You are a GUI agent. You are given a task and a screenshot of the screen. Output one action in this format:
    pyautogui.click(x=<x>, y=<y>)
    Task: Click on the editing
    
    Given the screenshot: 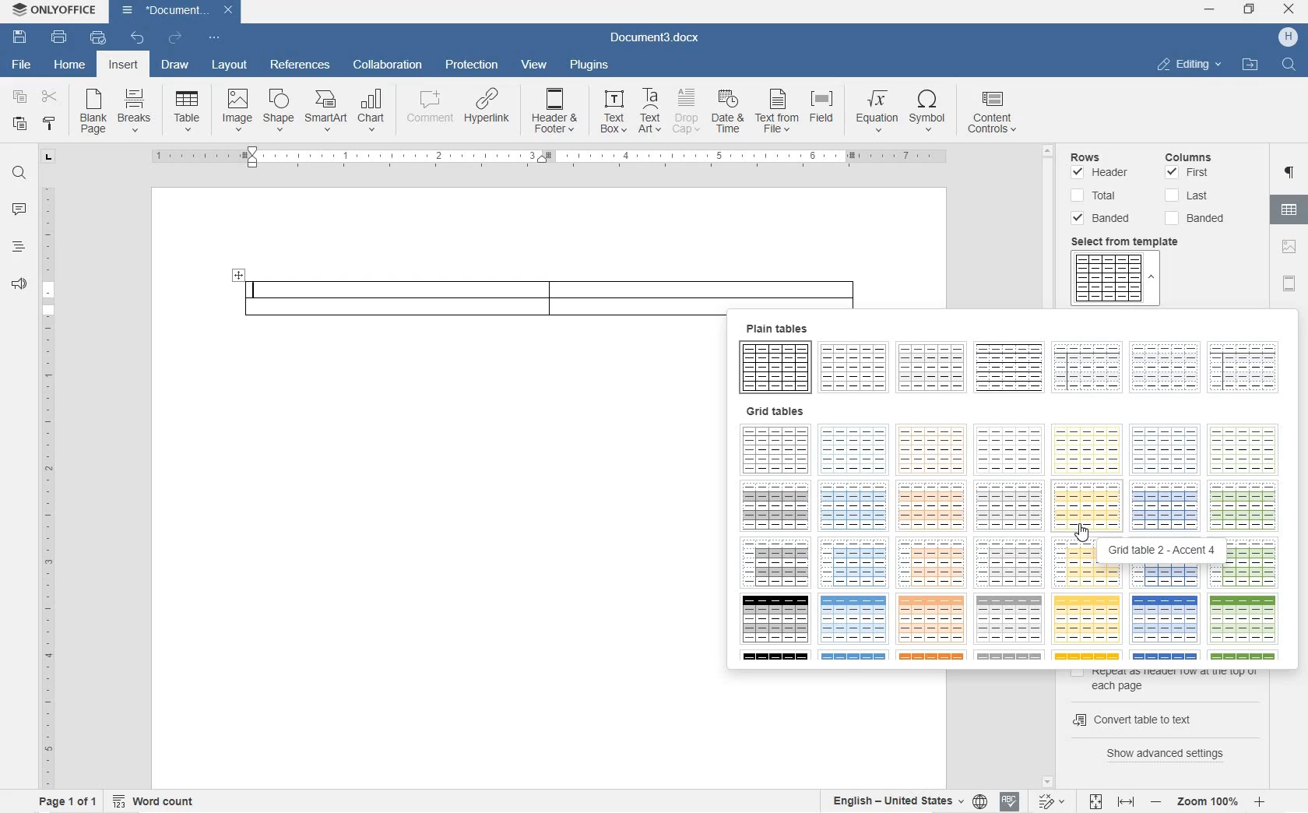 What is the action you would take?
    pyautogui.click(x=1190, y=64)
    